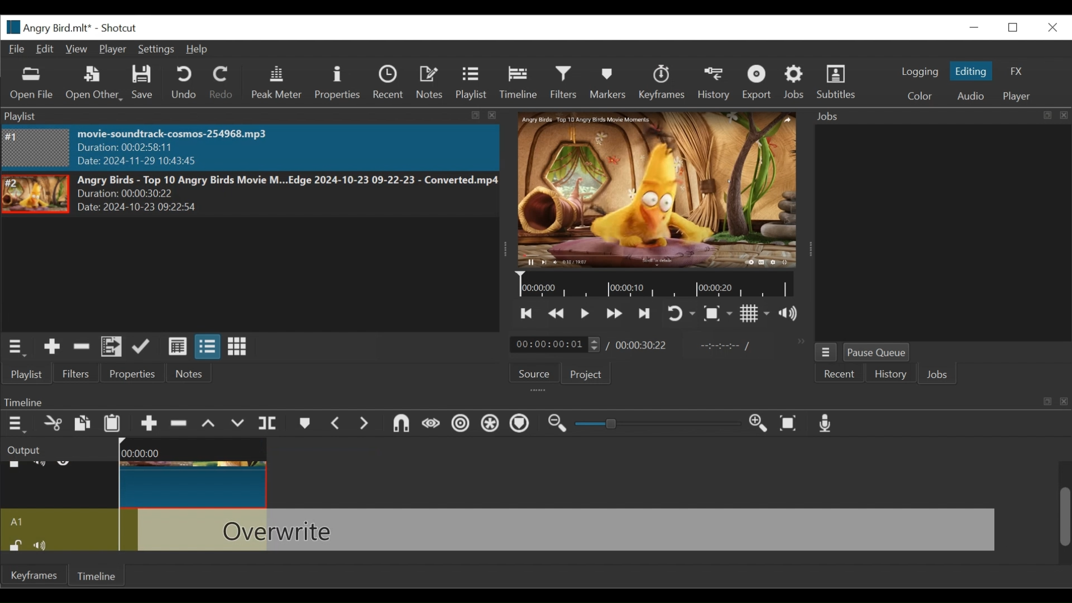 The image size is (1072, 603). Describe the element at coordinates (196, 50) in the screenshot. I see `Help` at that location.